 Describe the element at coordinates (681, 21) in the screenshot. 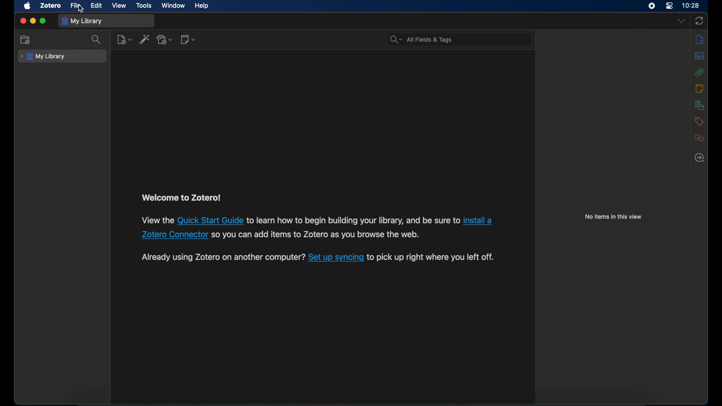

I see `dropdown` at that location.